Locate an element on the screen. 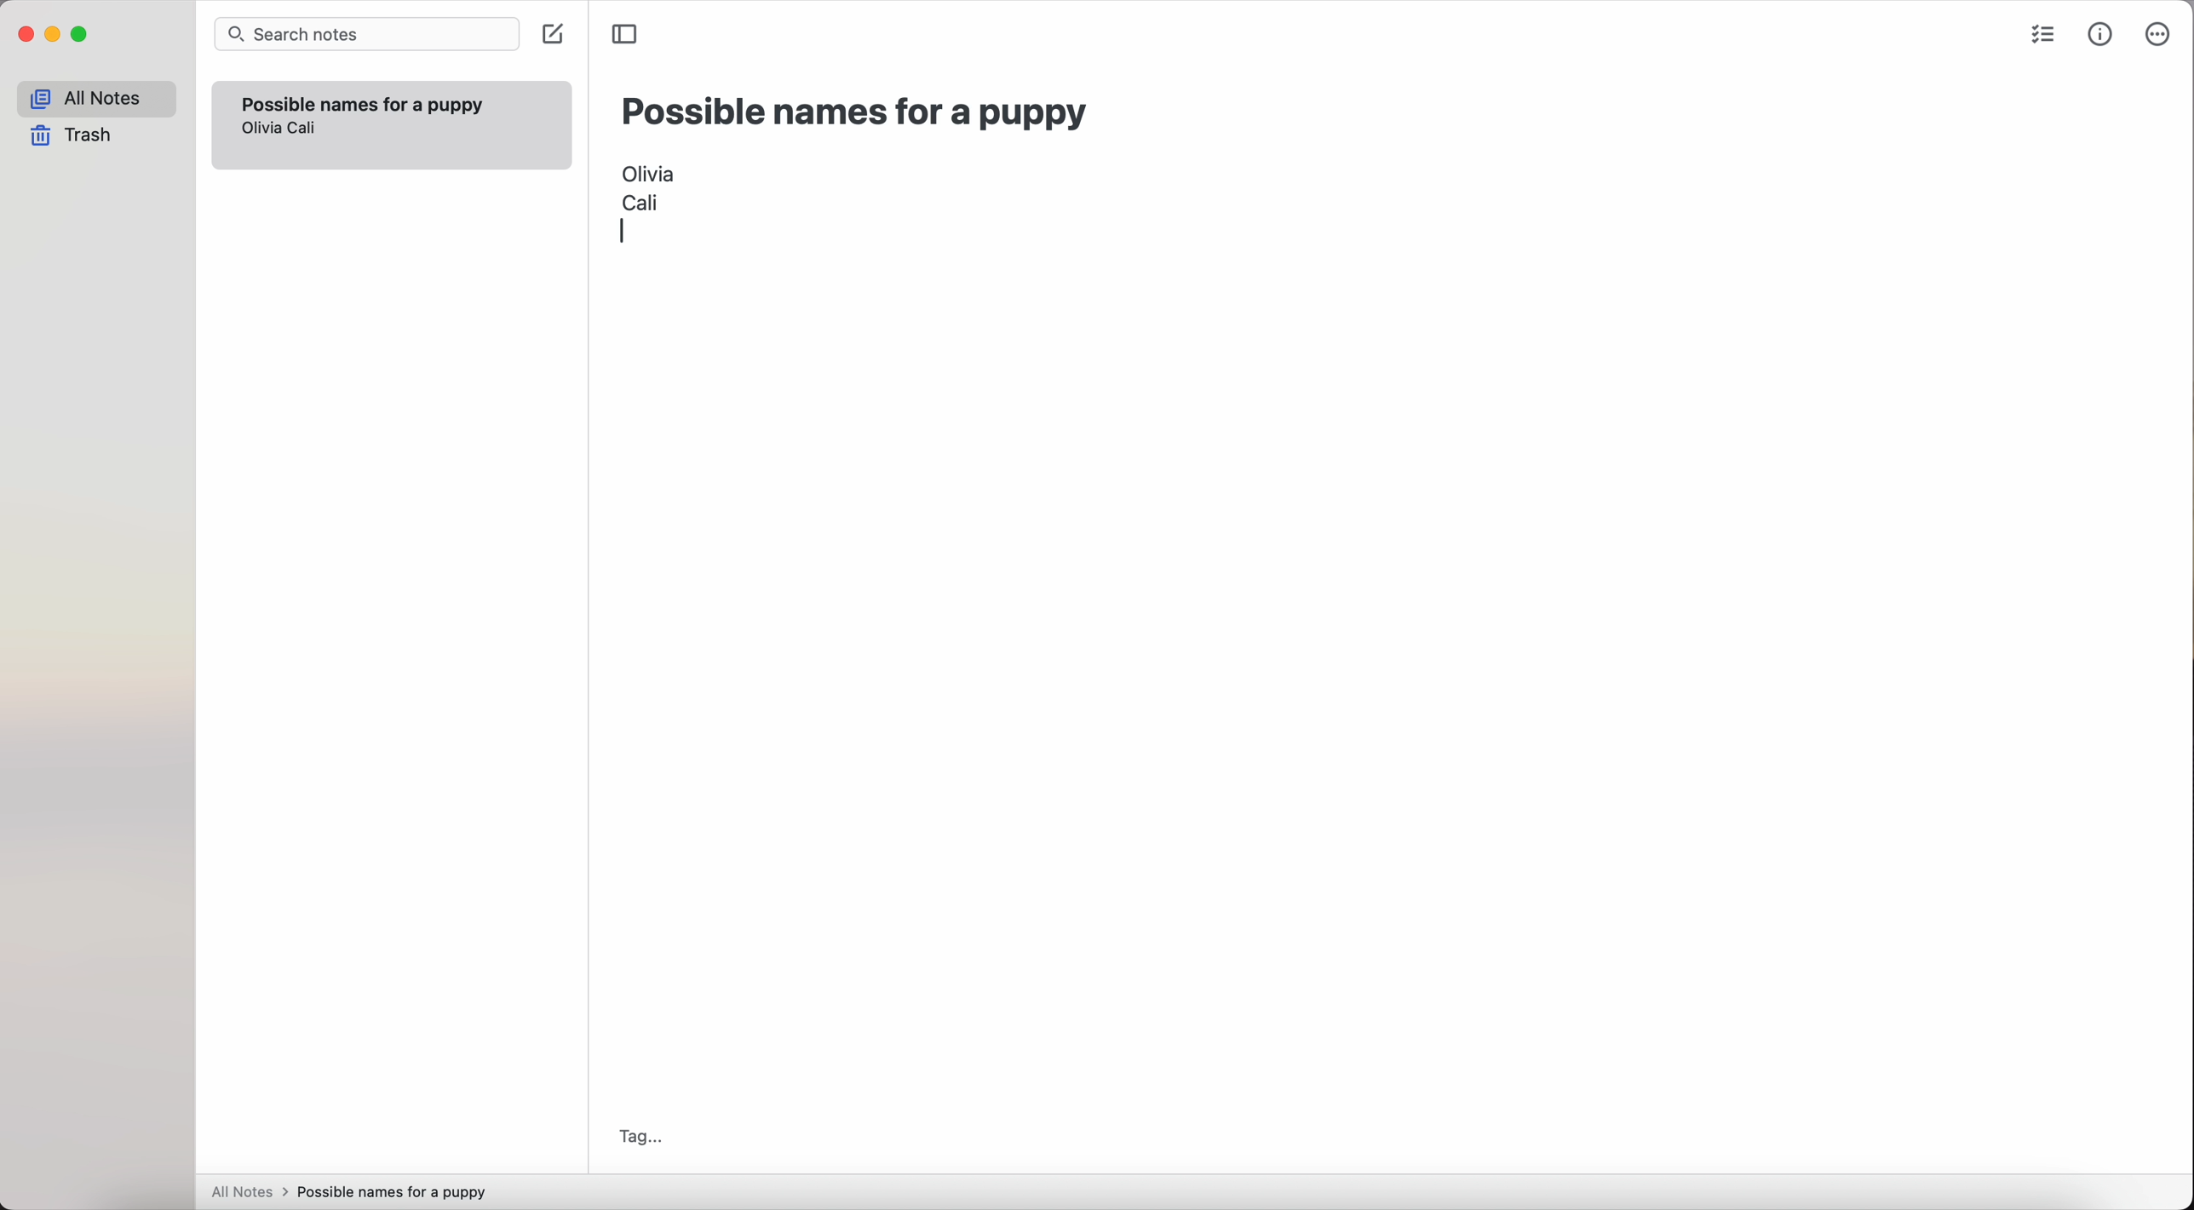 The height and width of the screenshot is (1210, 2194). Cali is located at coordinates (307, 129).